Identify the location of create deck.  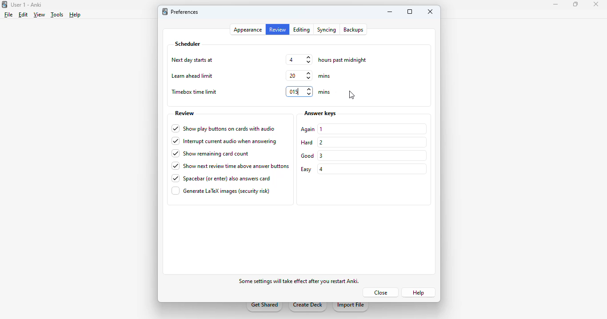
(308, 307).